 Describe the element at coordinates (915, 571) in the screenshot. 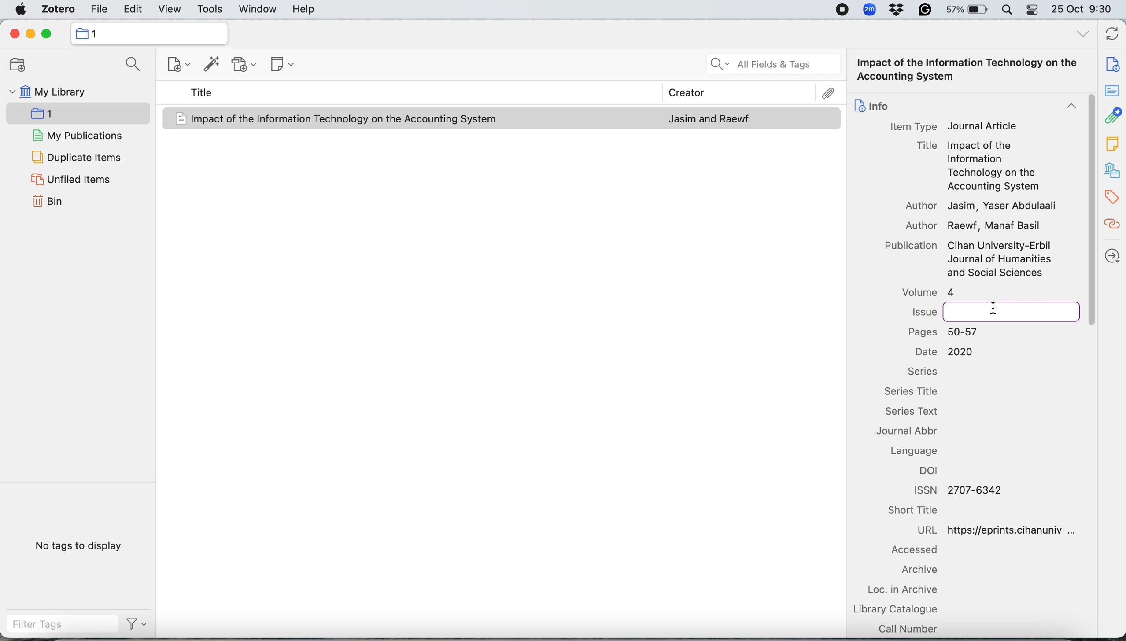

I see `archive` at that location.